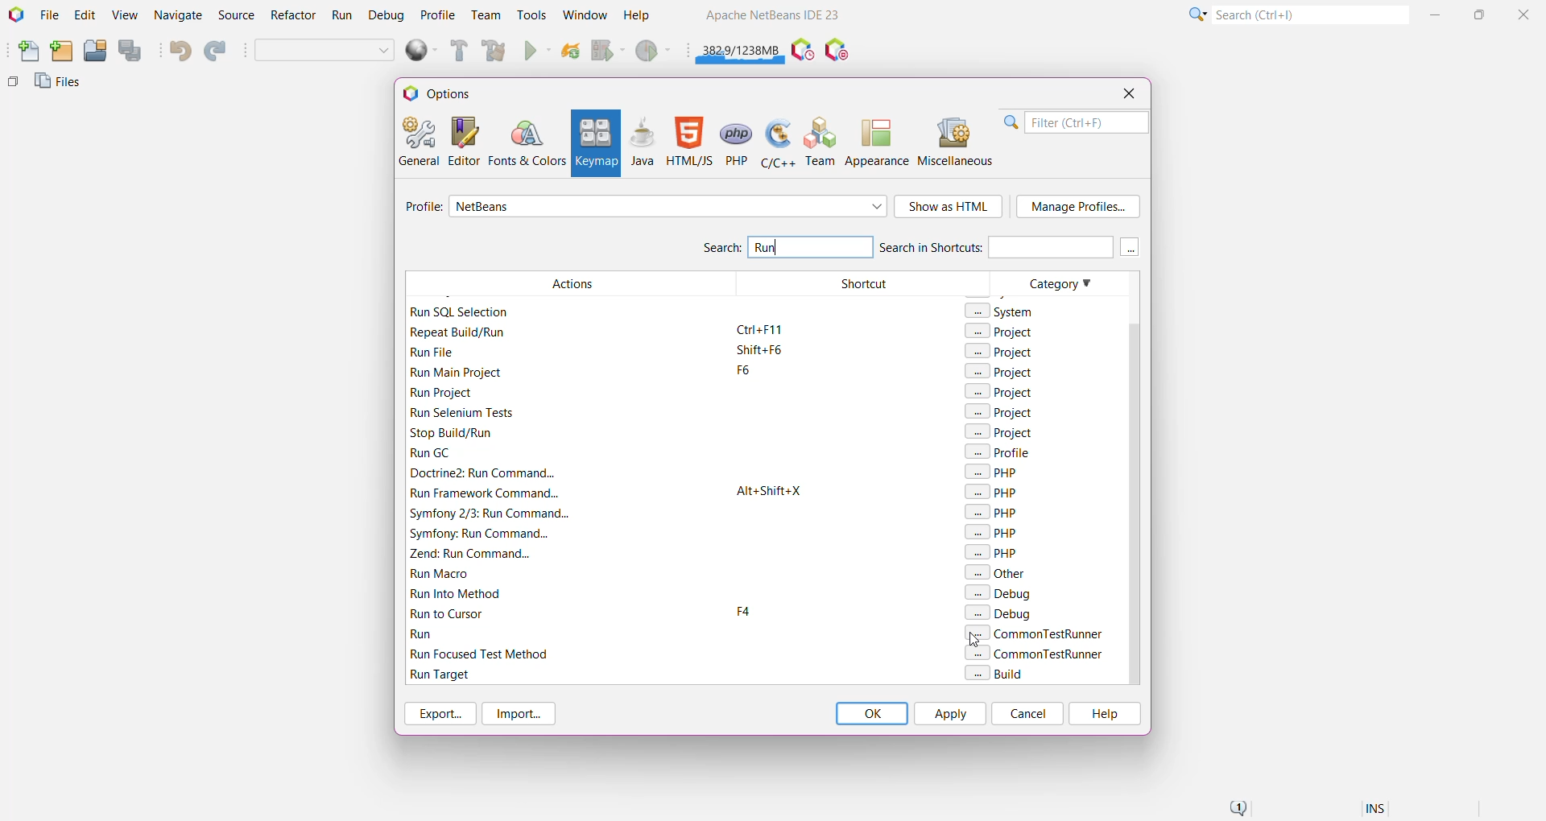  What do you see at coordinates (1128, 93) in the screenshot?
I see `Close` at bounding box center [1128, 93].